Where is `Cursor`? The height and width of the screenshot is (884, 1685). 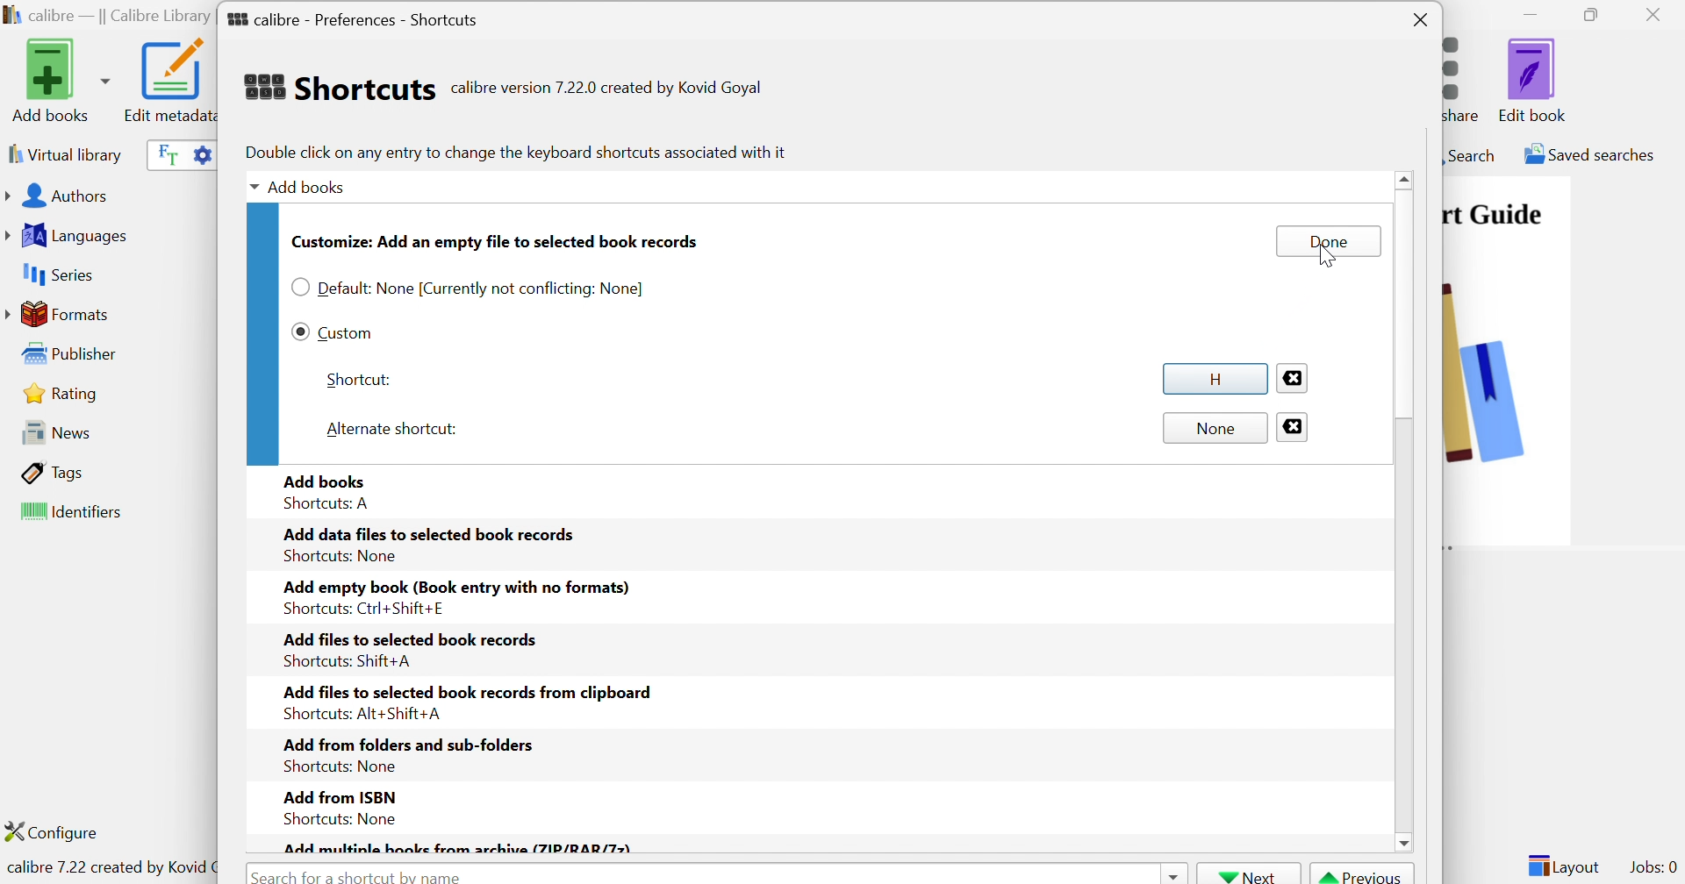
Cursor is located at coordinates (1325, 258).